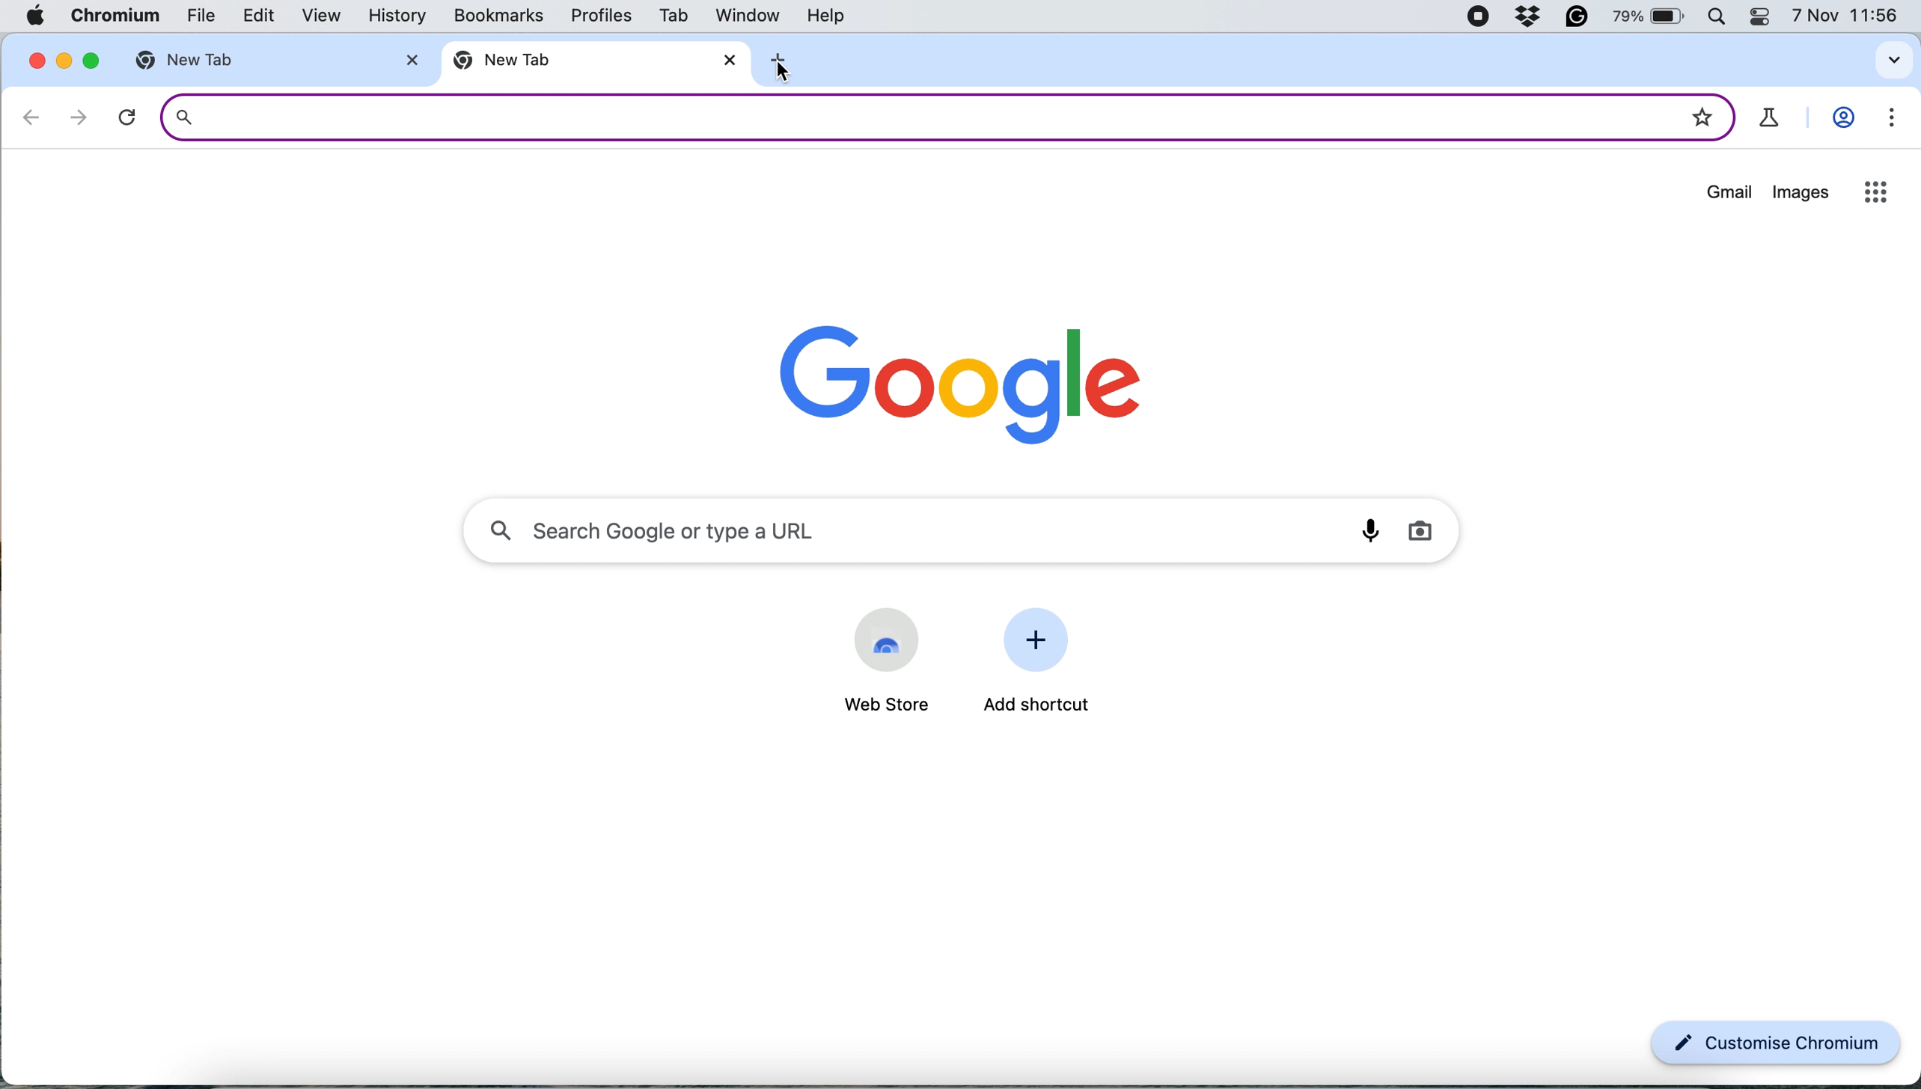 Image resolution: width=1921 pixels, height=1089 pixels. I want to click on chromium, so click(114, 16).